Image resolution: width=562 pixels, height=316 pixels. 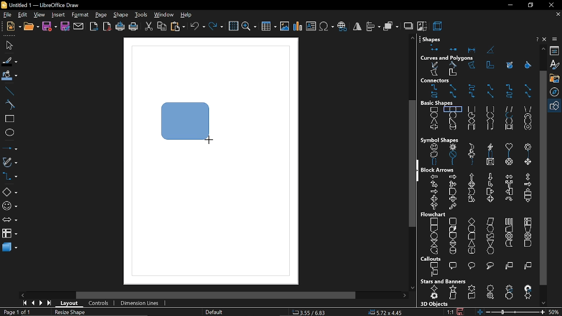 What do you see at coordinates (439, 170) in the screenshot?
I see `block arrows` at bounding box center [439, 170].